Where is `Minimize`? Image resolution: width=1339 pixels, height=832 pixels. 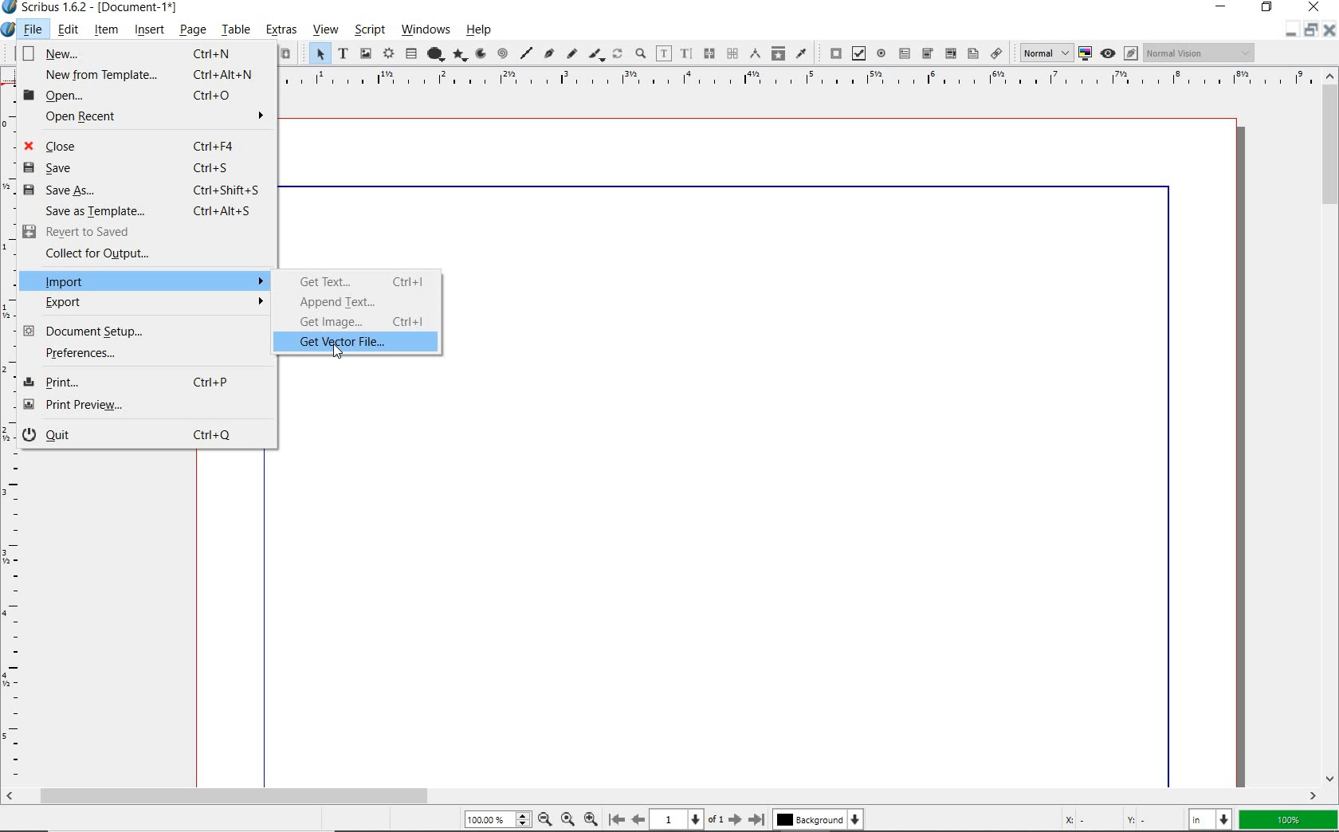 Minimize is located at coordinates (1310, 29).